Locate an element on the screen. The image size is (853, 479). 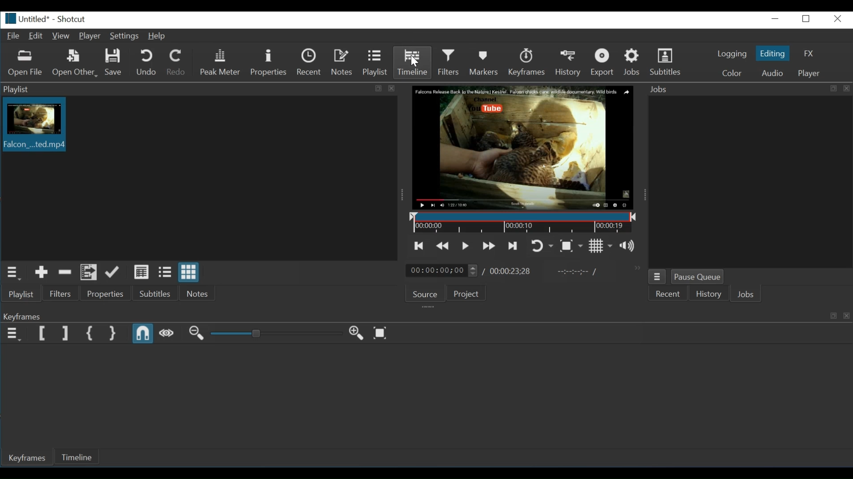
Set Filter last is located at coordinates (66, 333).